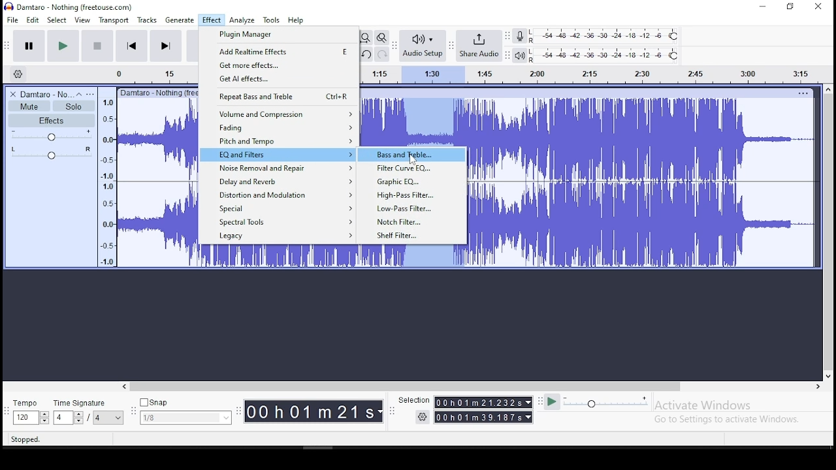 Image resolution: width=836 pixels, height=470 pixels. What do you see at coordinates (97, 45) in the screenshot?
I see `stop` at bounding box center [97, 45].